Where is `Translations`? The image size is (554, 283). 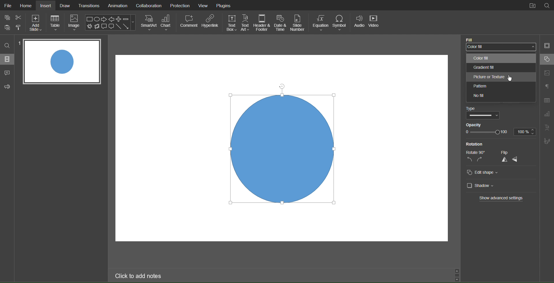
Translations is located at coordinates (89, 5).